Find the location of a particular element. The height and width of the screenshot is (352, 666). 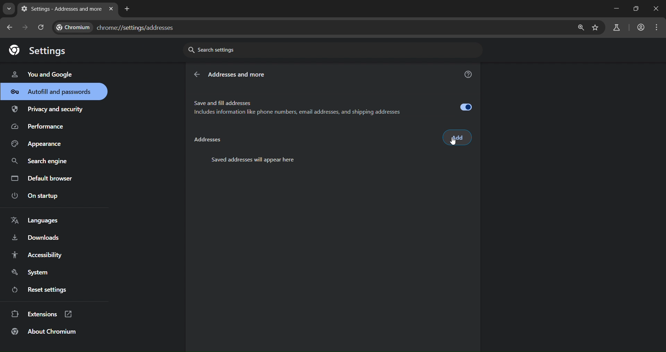

current page is located at coordinates (60, 9).